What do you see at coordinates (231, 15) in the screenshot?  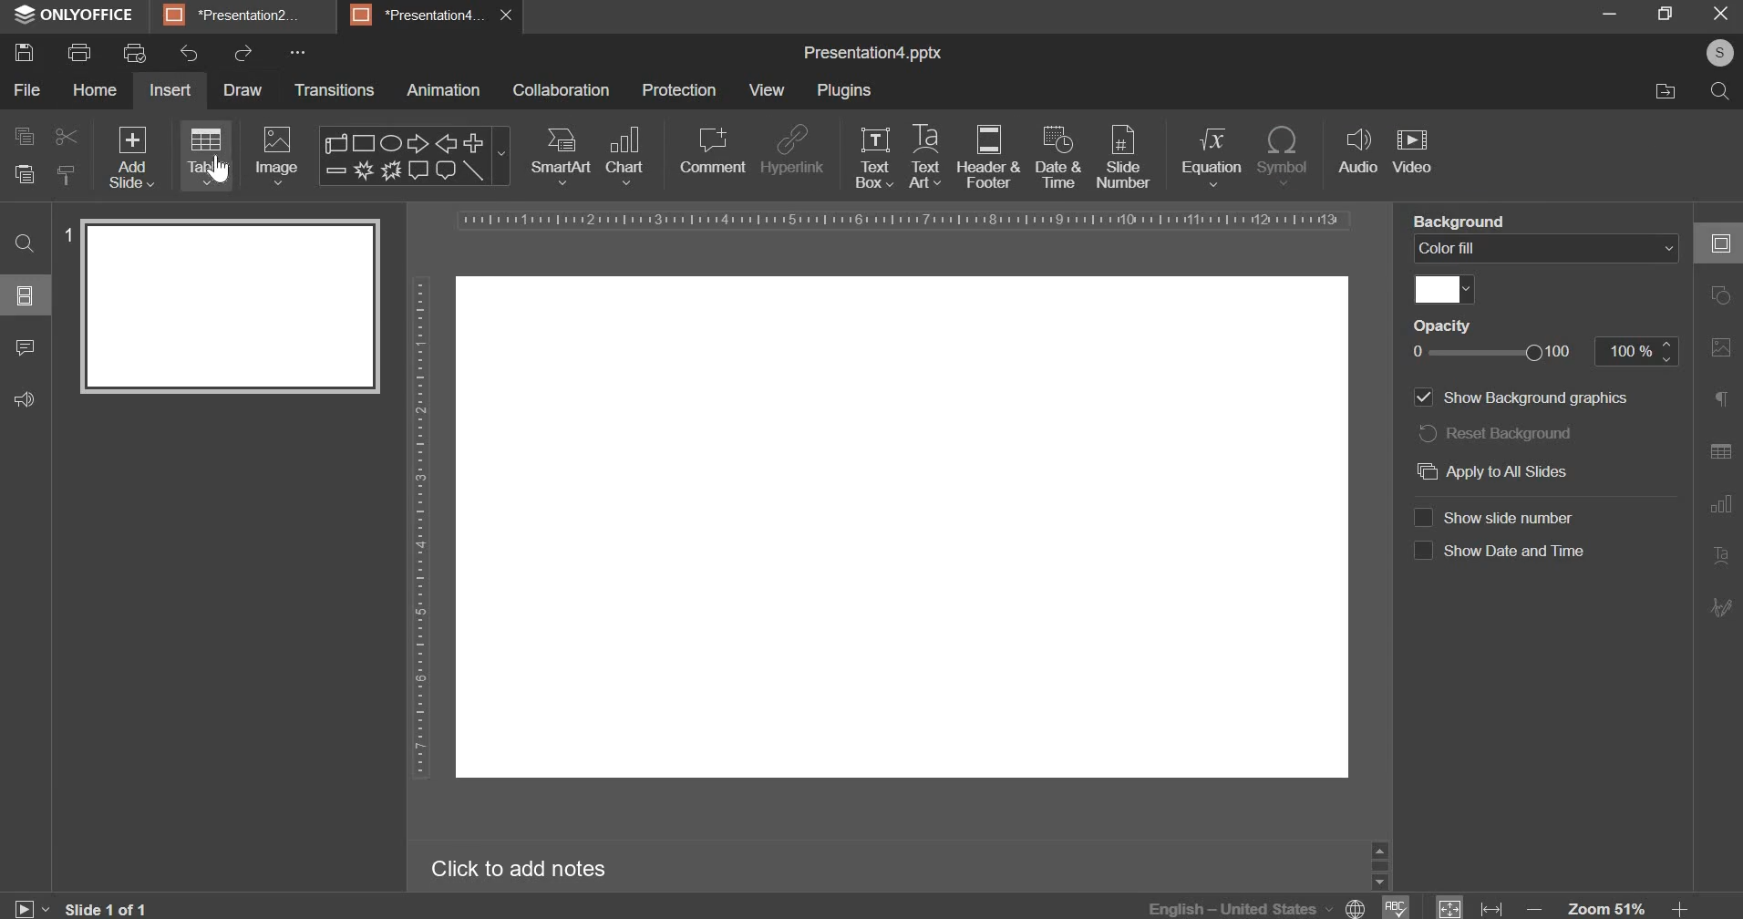 I see `presentation2` at bounding box center [231, 15].